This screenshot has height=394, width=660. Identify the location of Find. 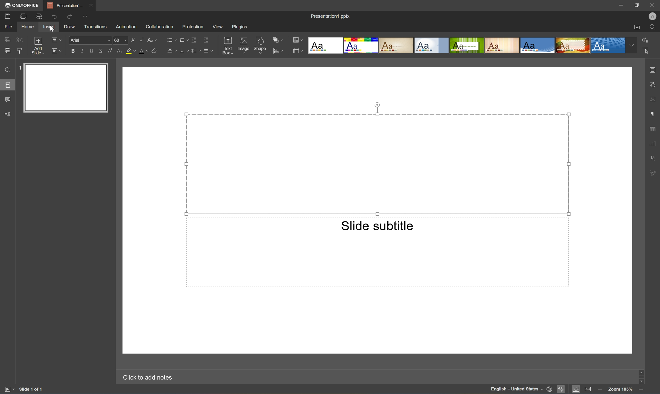
(654, 27).